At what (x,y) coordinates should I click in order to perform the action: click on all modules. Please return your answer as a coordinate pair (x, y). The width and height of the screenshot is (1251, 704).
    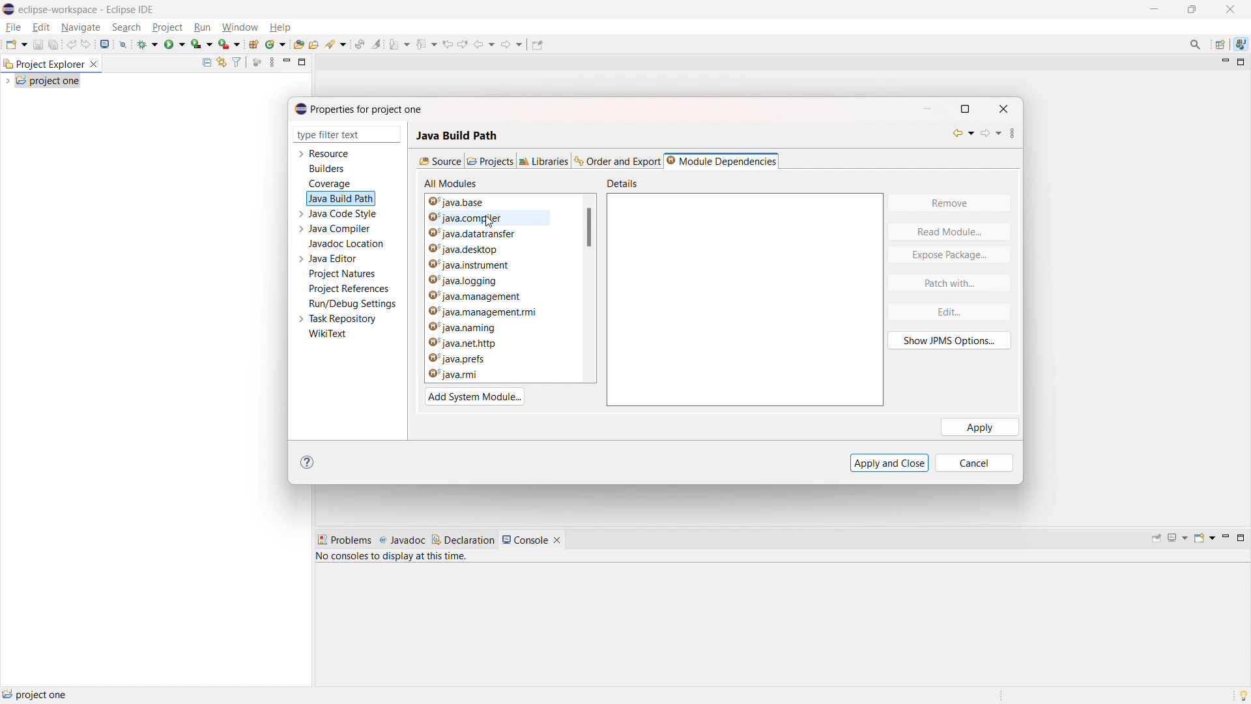
    Looking at the image, I should click on (452, 183).